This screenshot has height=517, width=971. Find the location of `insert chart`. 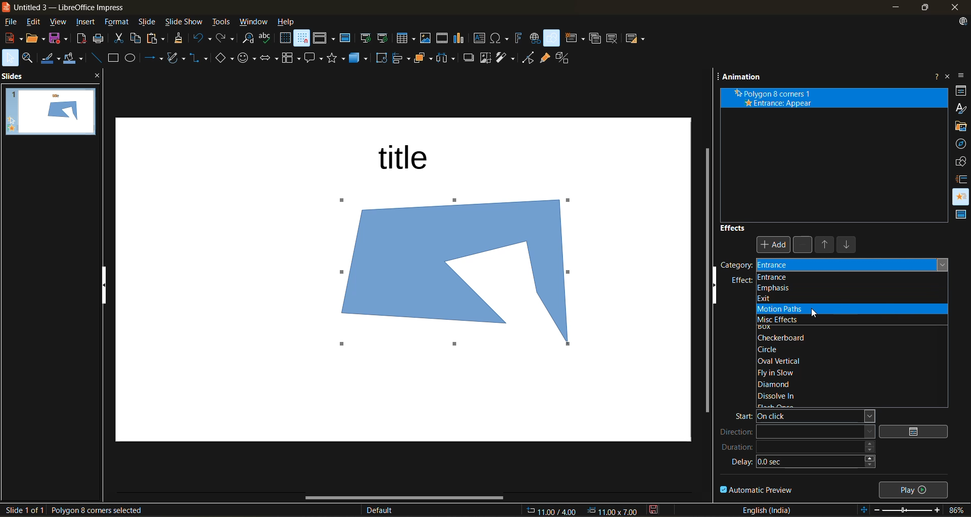

insert chart is located at coordinates (459, 38).